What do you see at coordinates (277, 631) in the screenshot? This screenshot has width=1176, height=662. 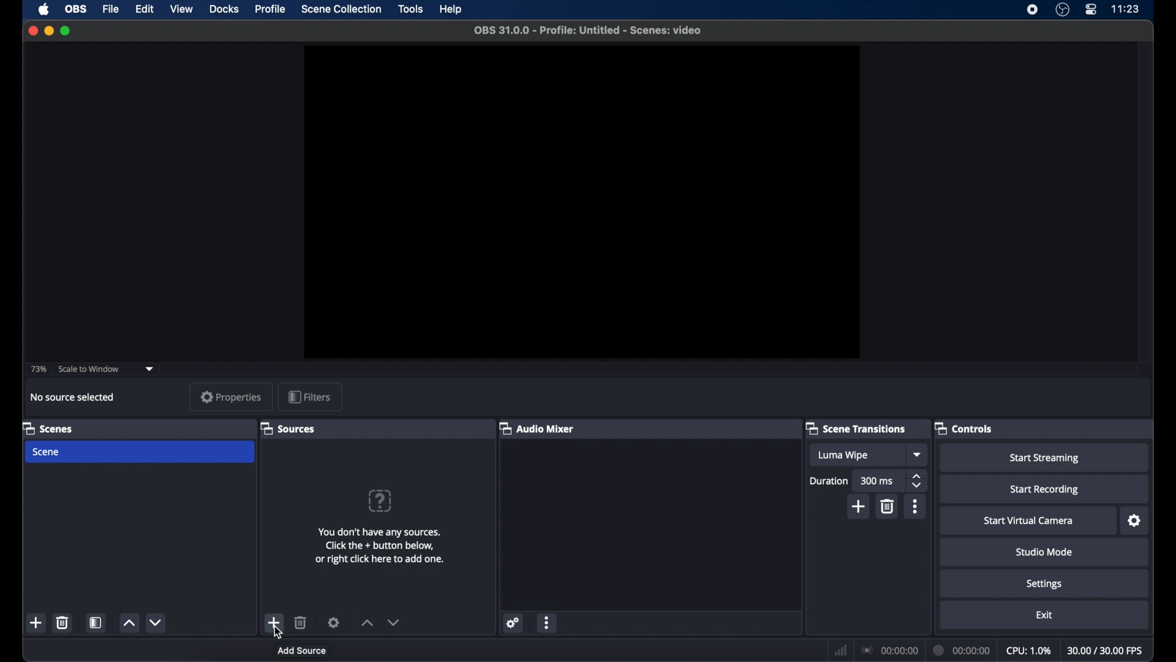 I see `cursor` at bounding box center [277, 631].